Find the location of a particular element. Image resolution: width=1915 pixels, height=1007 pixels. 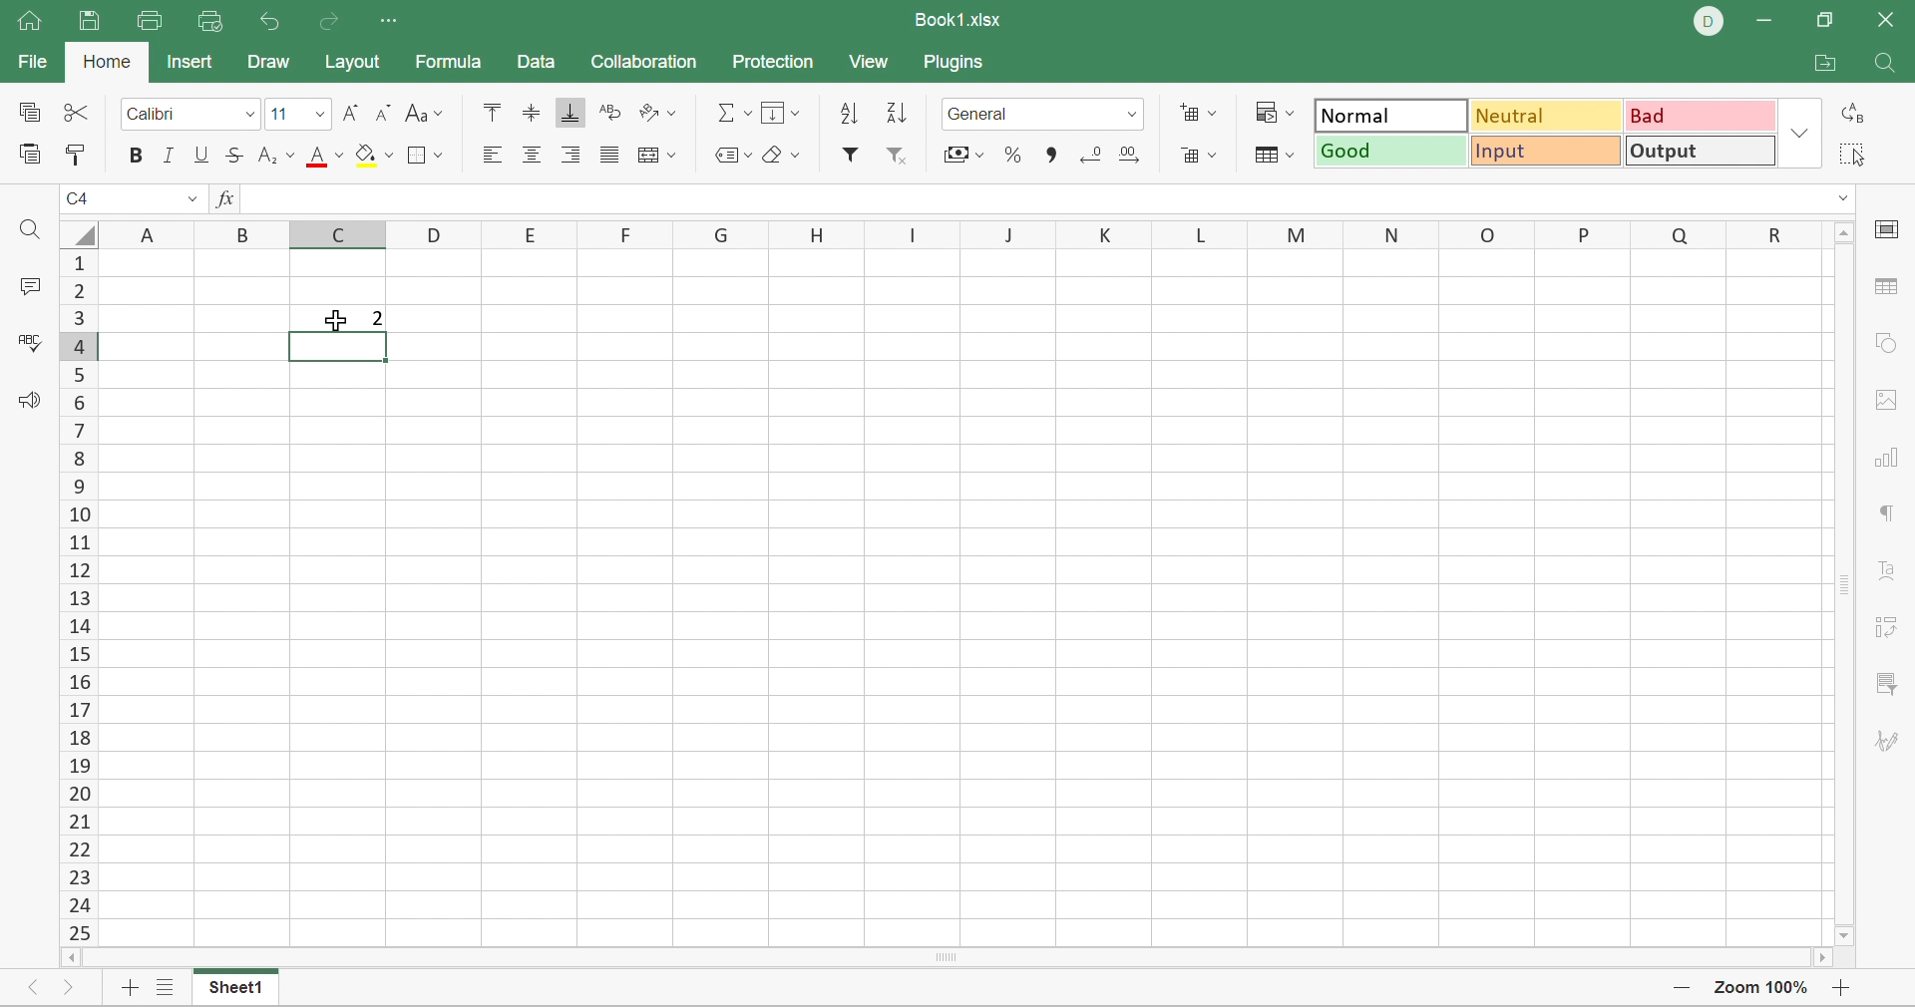

Fill color is located at coordinates (374, 156).